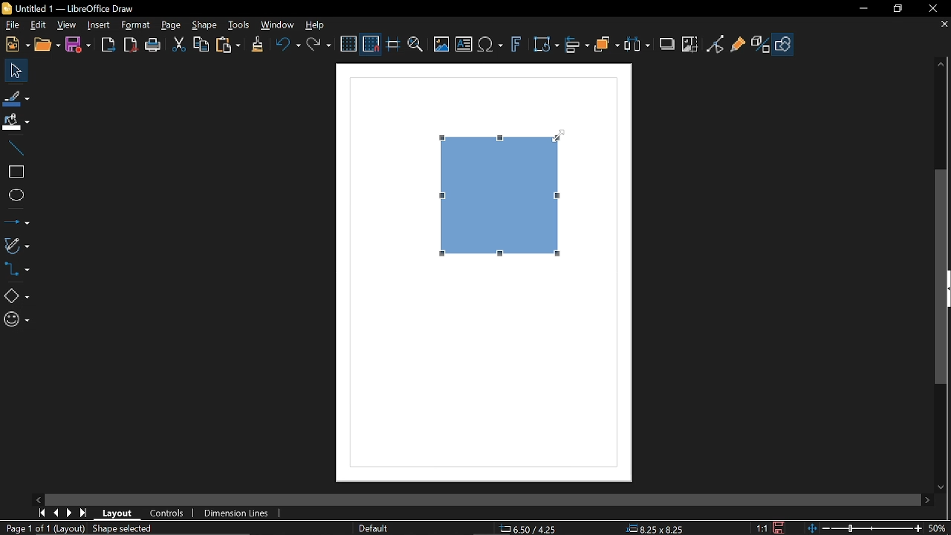 This screenshot has width=951, height=535. Describe the element at coordinates (559, 140) in the screenshot. I see `Cursor` at that location.